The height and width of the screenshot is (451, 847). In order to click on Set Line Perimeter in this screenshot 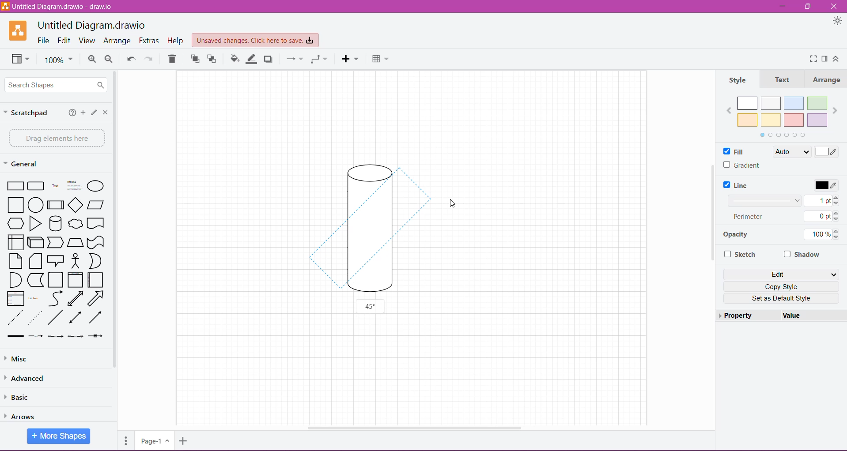, I will do `click(783, 217)`.